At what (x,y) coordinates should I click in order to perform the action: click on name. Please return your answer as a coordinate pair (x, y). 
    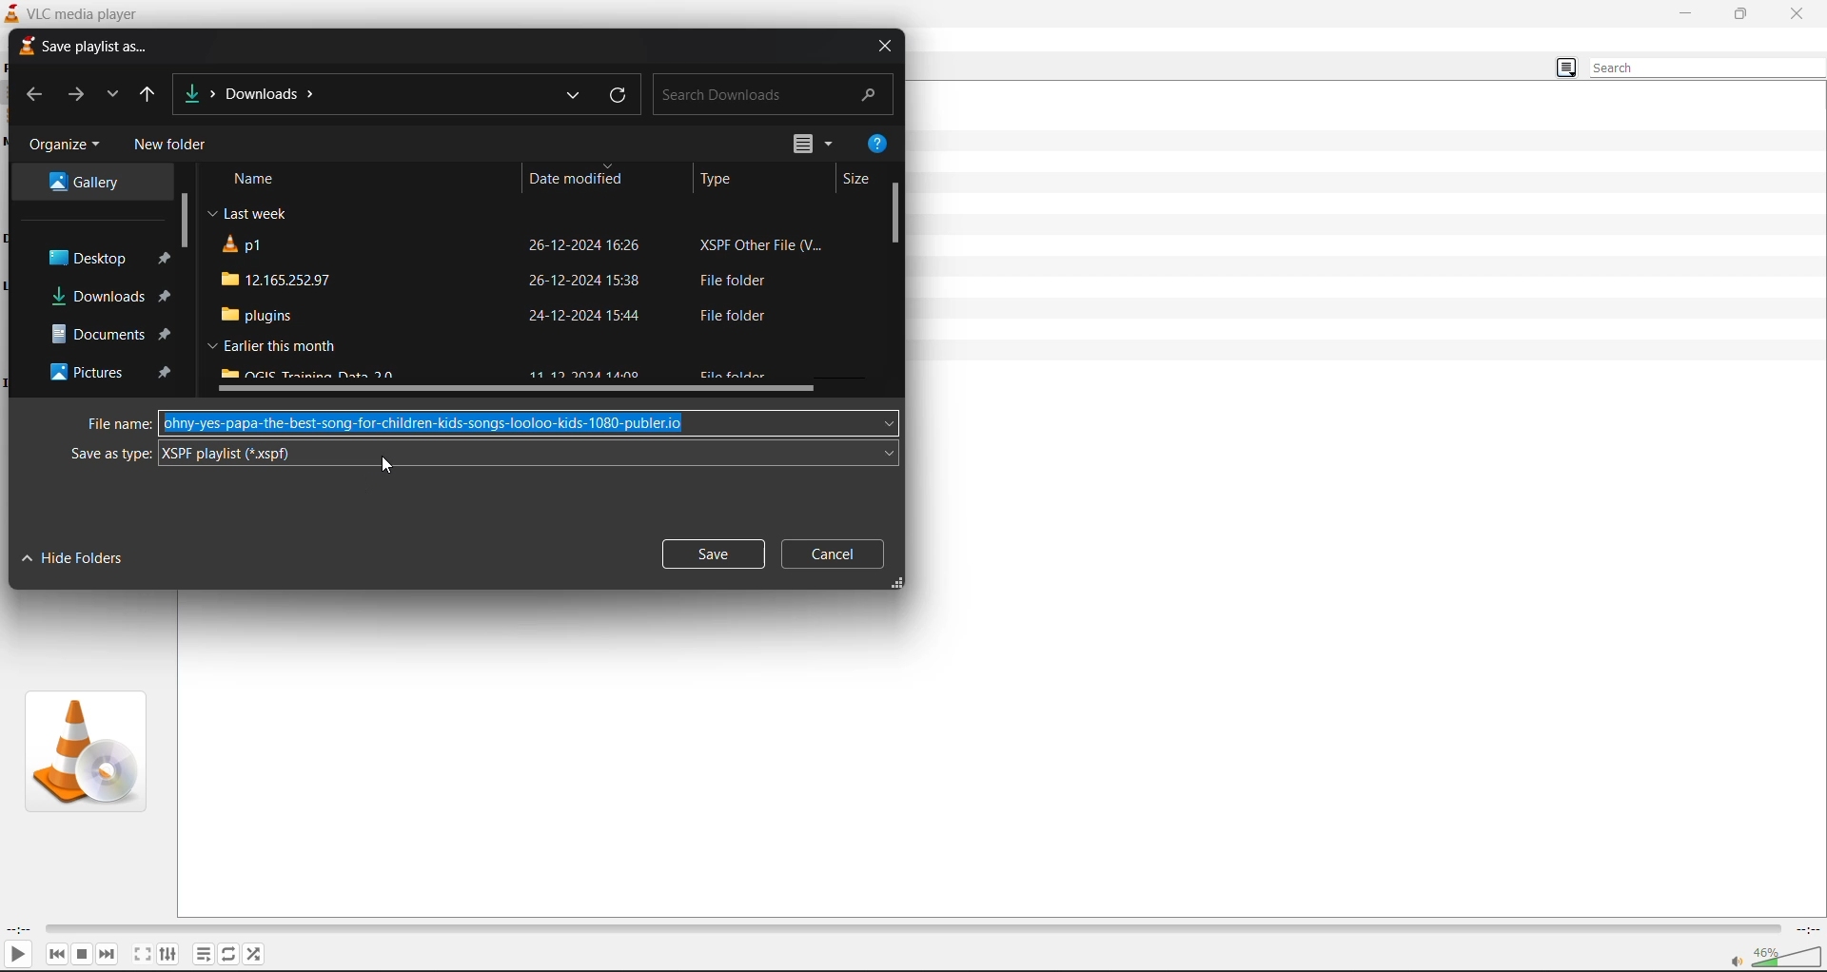
    Looking at the image, I should click on (250, 179).